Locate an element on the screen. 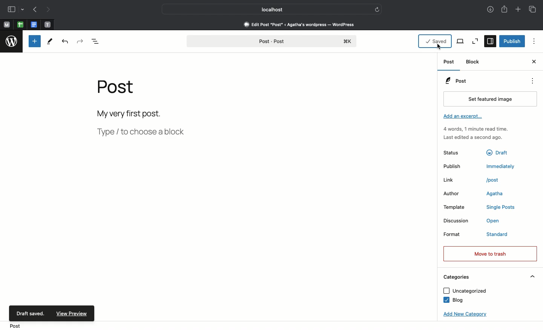 The width and height of the screenshot is (543, 330). options is located at coordinates (534, 41).